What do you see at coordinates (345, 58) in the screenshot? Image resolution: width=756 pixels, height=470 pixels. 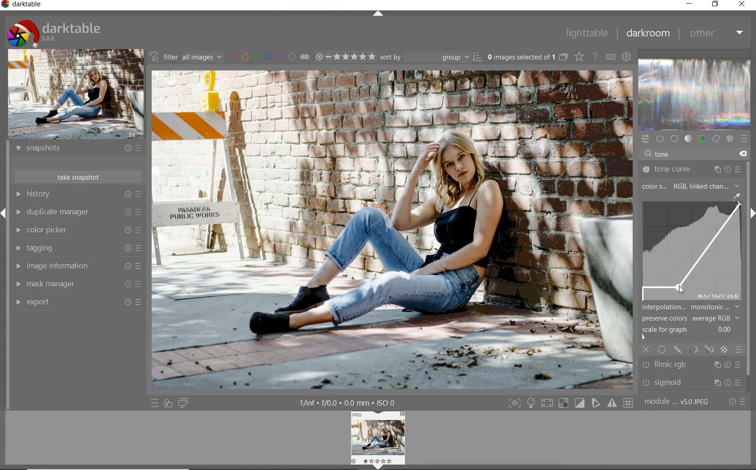 I see `range rating of selected images` at bounding box center [345, 58].